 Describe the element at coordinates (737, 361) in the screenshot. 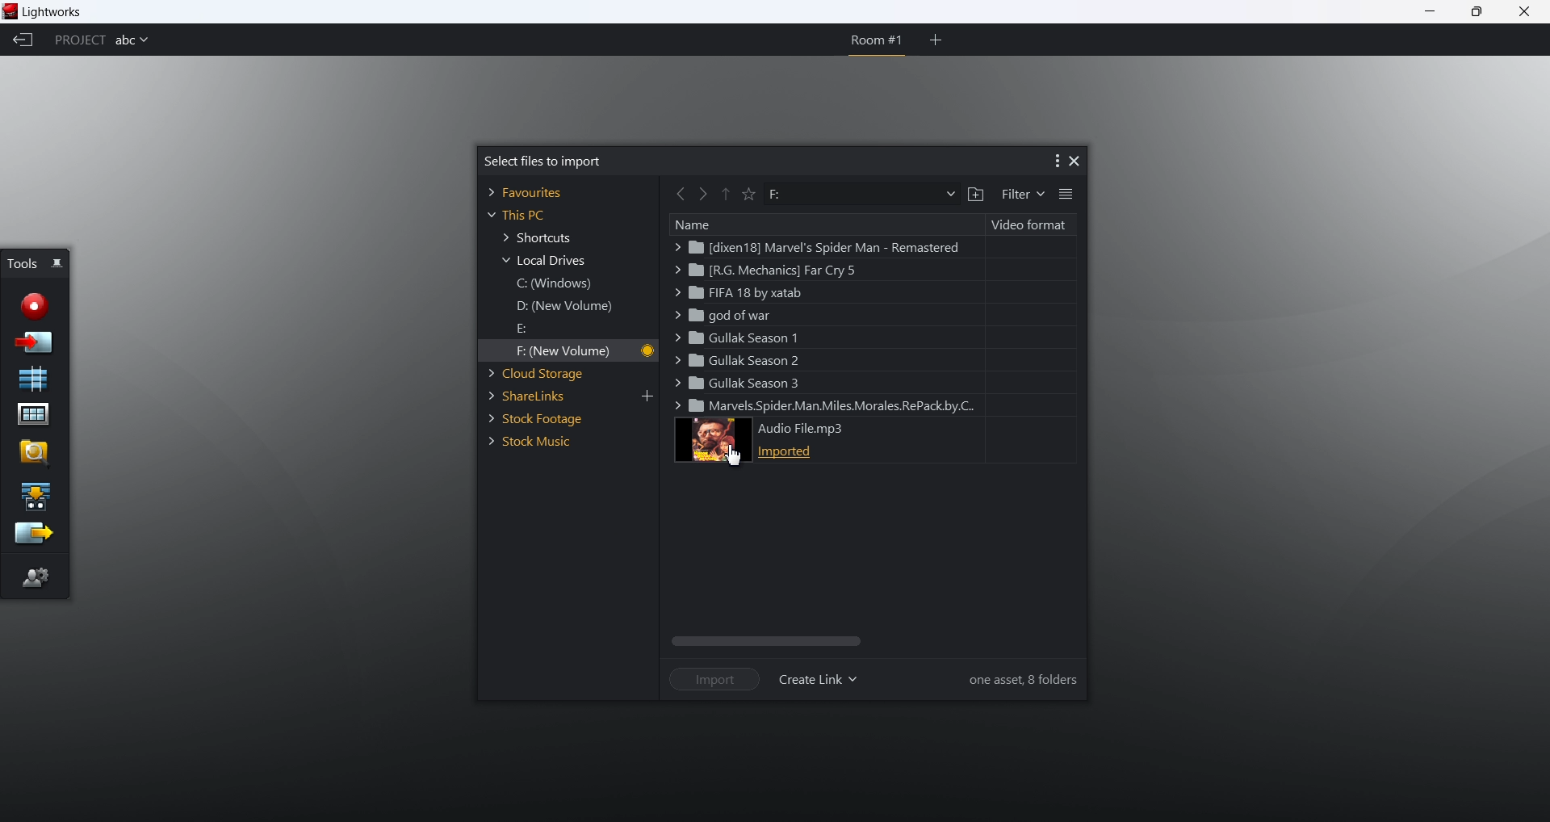

I see `gullak season2` at that location.